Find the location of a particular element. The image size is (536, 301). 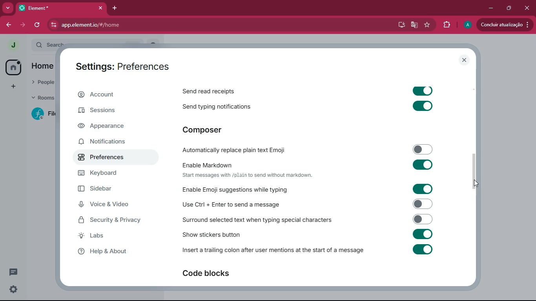

forward is located at coordinates (24, 25).